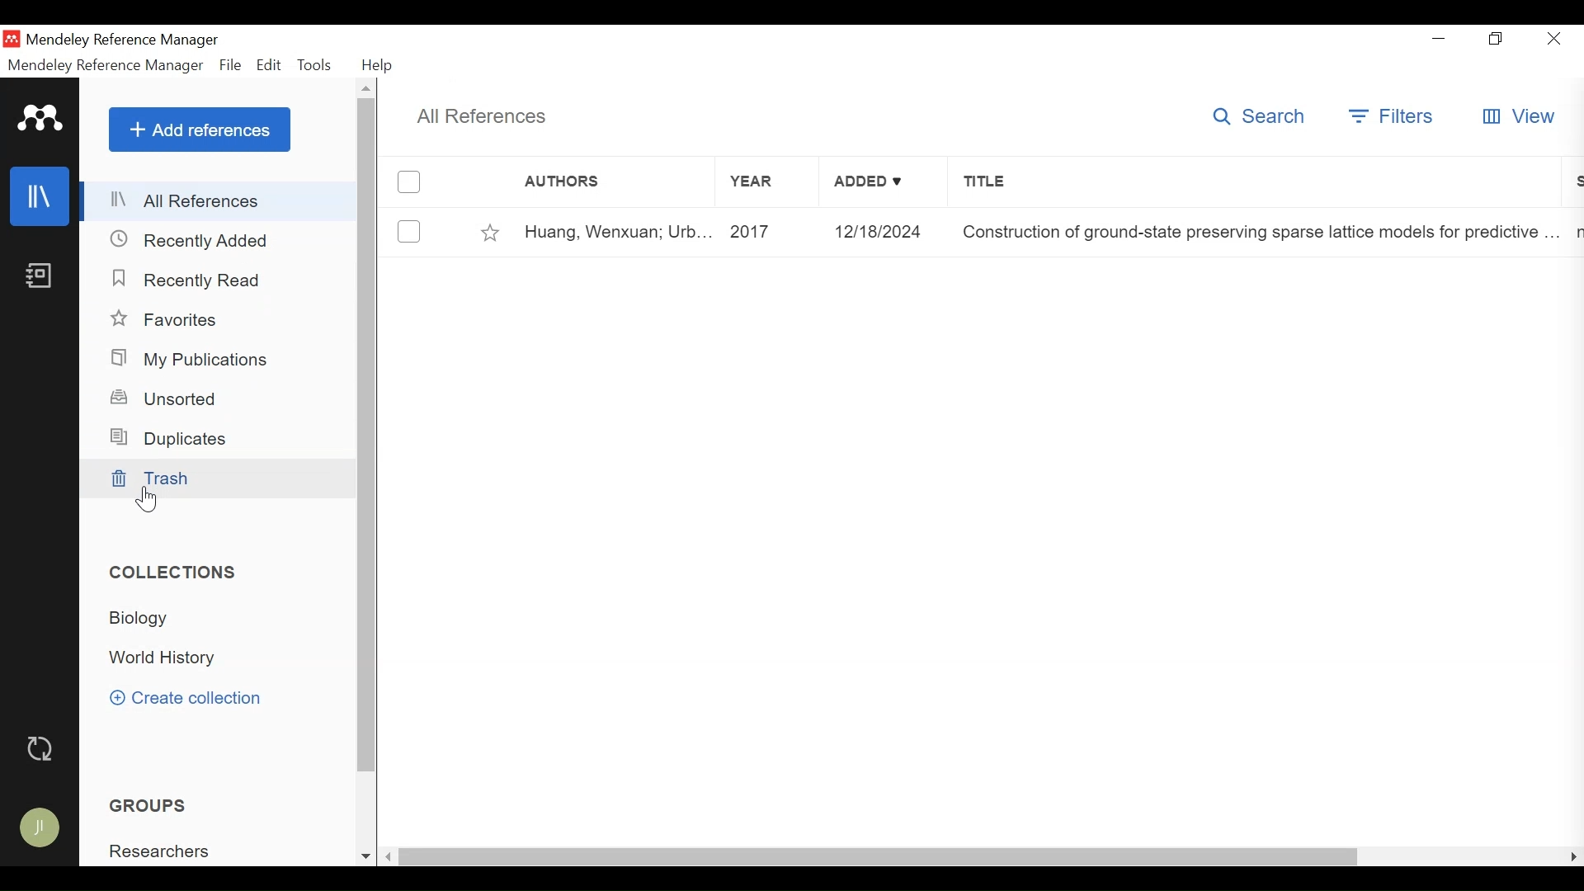 The height and width of the screenshot is (891, 1584). Describe the element at coordinates (177, 573) in the screenshot. I see `Collections` at that location.